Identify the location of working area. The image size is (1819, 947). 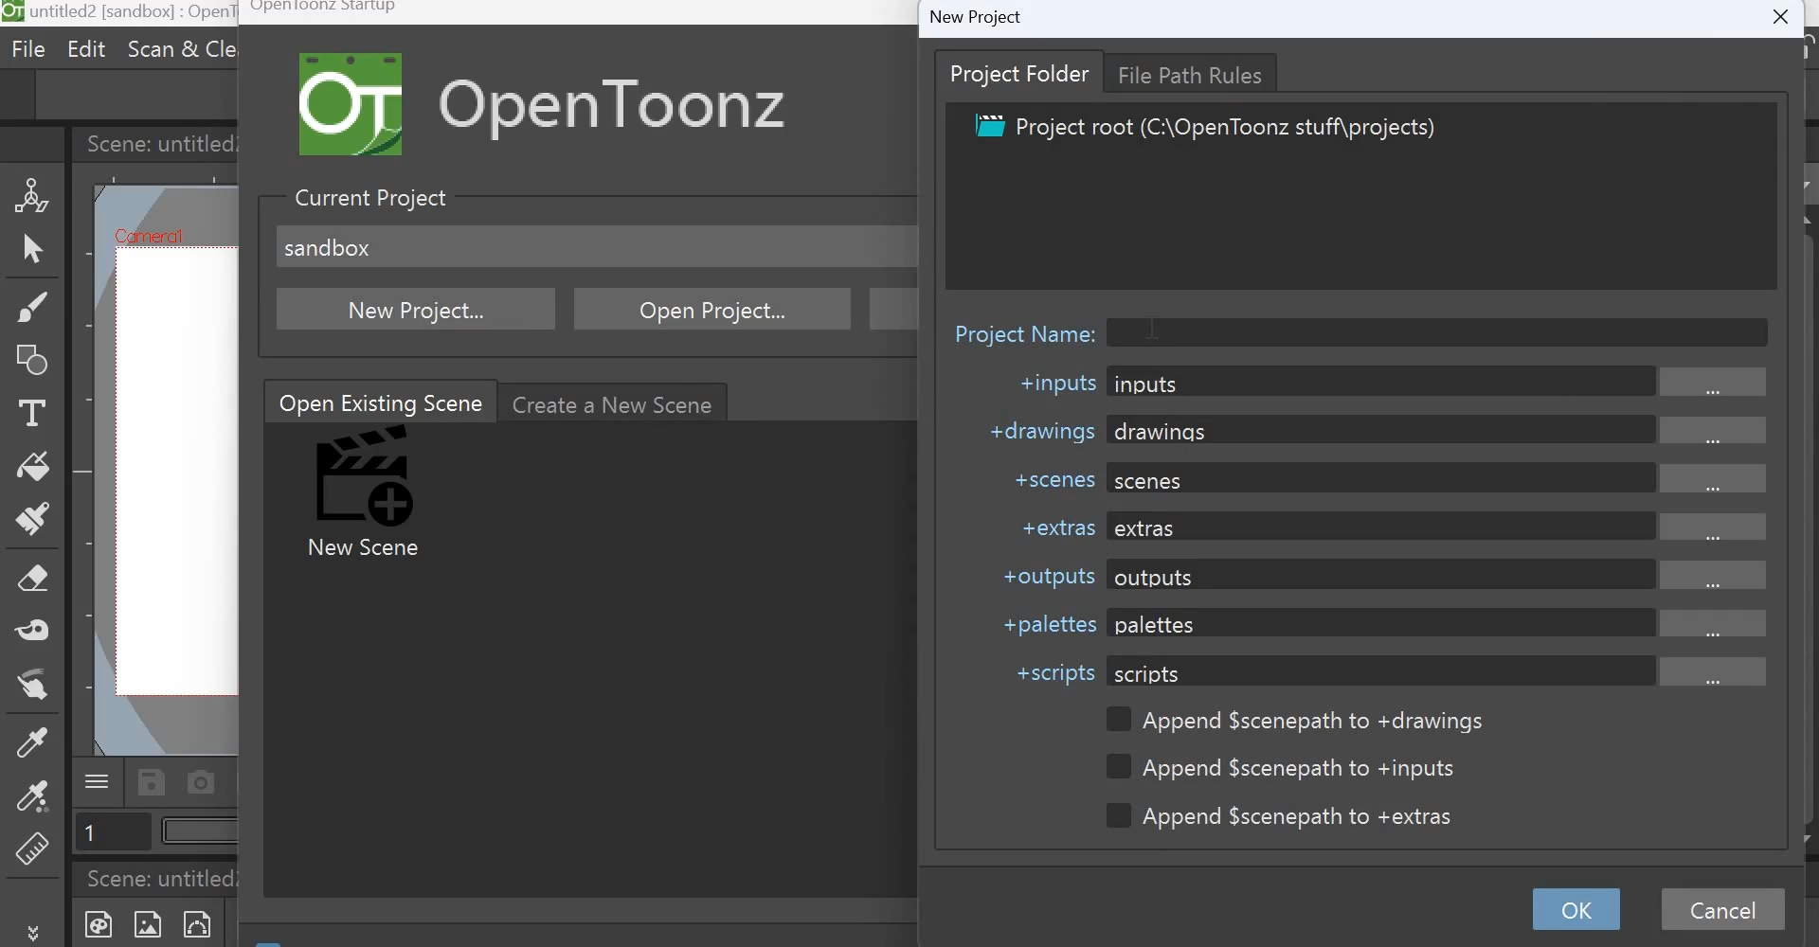
(173, 473).